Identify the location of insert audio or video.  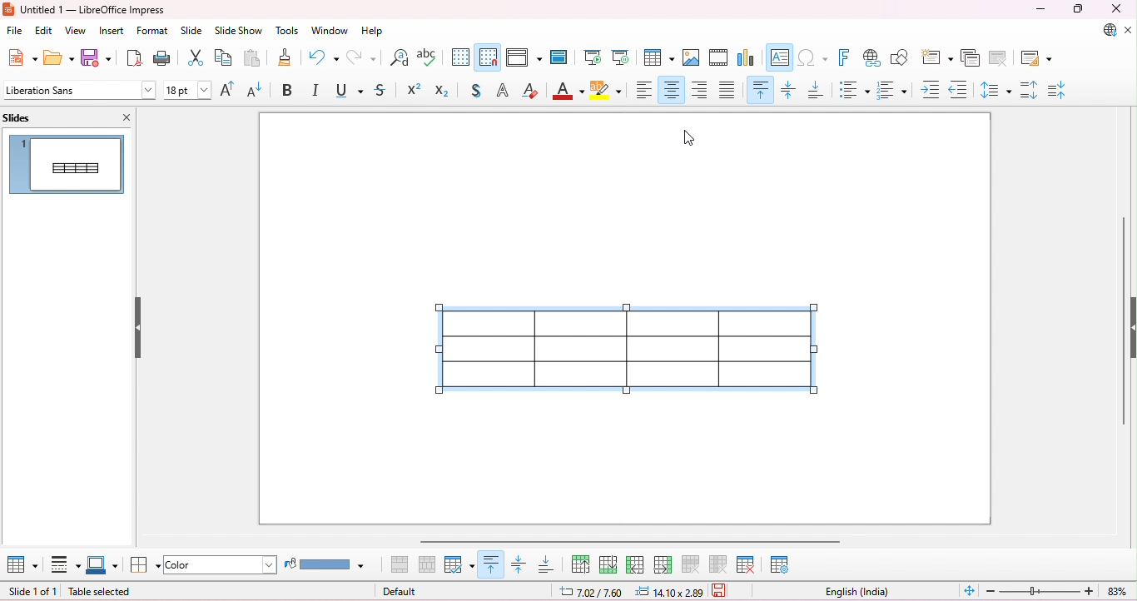
(718, 58).